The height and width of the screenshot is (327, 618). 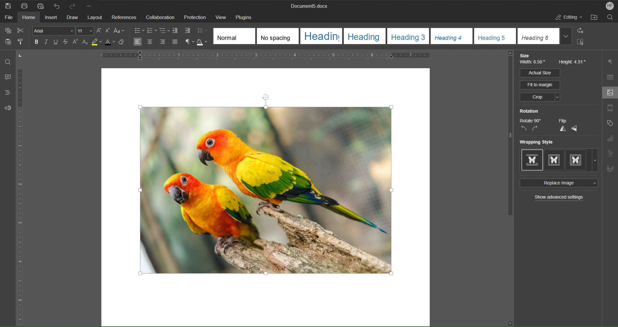 What do you see at coordinates (562, 121) in the screenshot?
I see `Flip` at bounding box center [562, 121].